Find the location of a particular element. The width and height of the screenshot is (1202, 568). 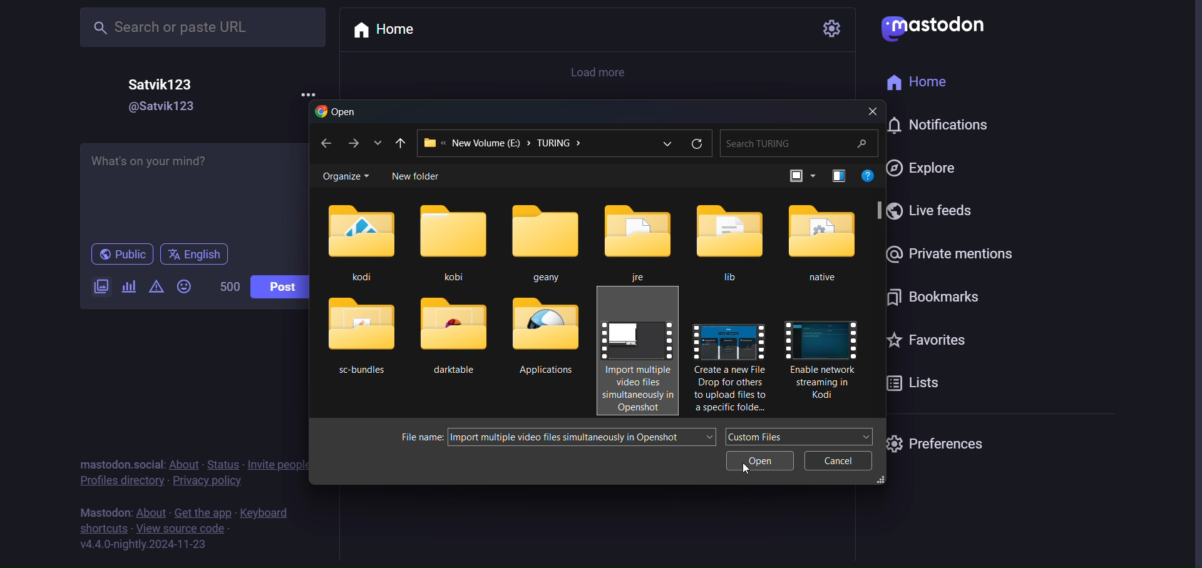

image/video is located at coordinates (97, 285).